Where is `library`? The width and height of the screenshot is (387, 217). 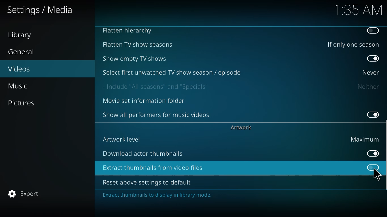 library is located at coordinates (22, 35).